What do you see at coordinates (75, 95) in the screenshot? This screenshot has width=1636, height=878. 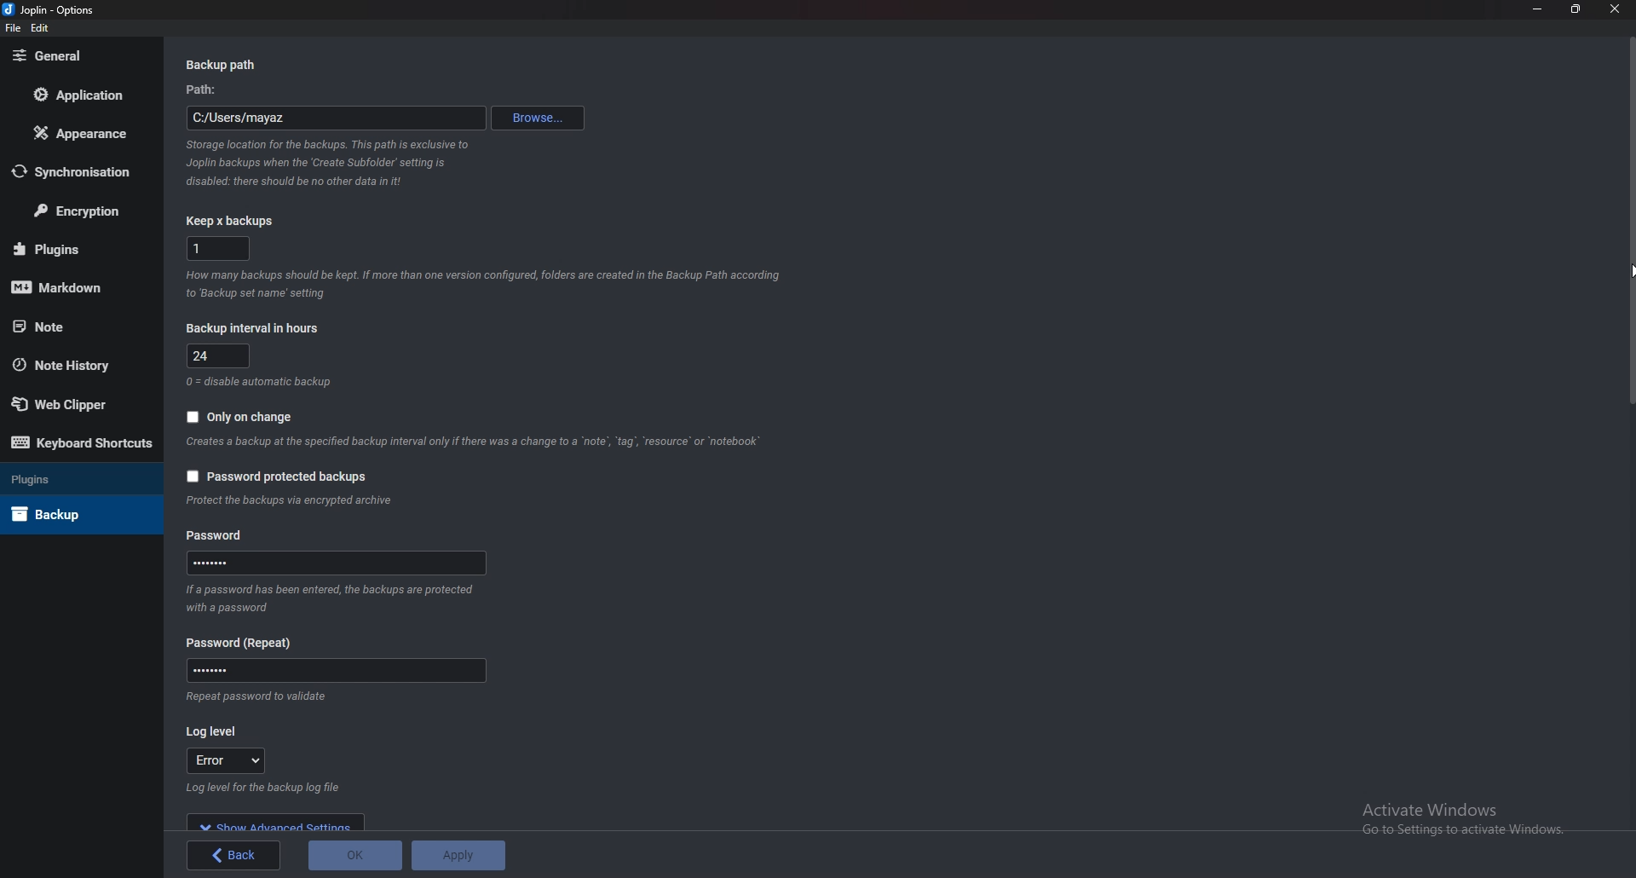 I see `Application` at bounding box center [75, 95].